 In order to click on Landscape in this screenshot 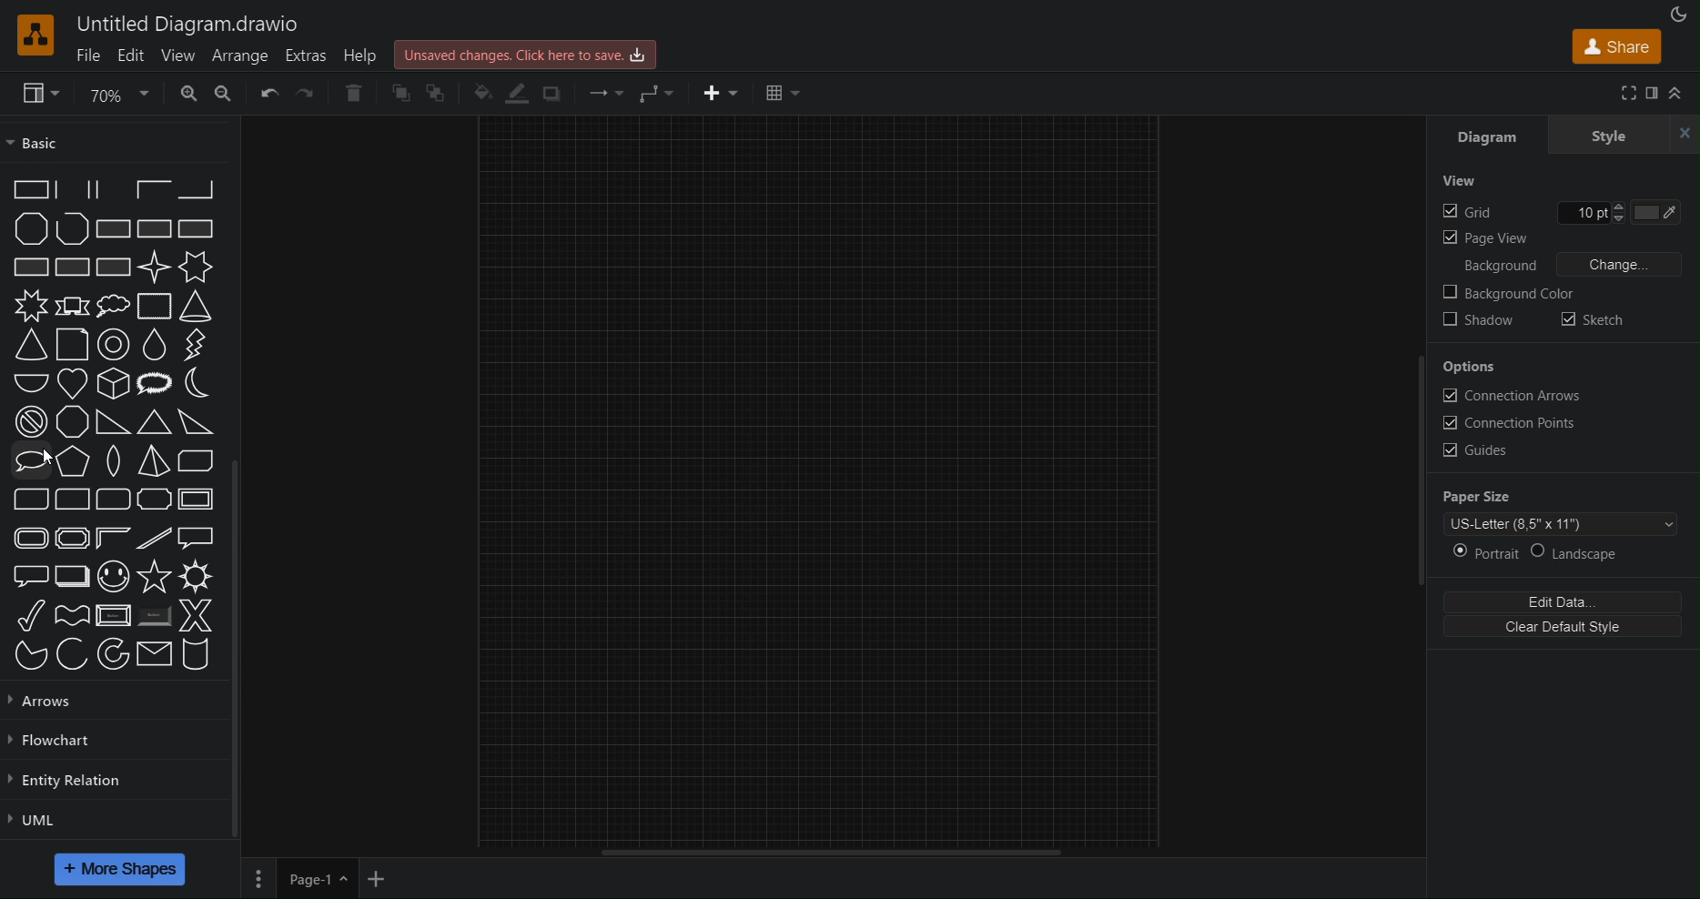, I will do `click(1579, 553)`.